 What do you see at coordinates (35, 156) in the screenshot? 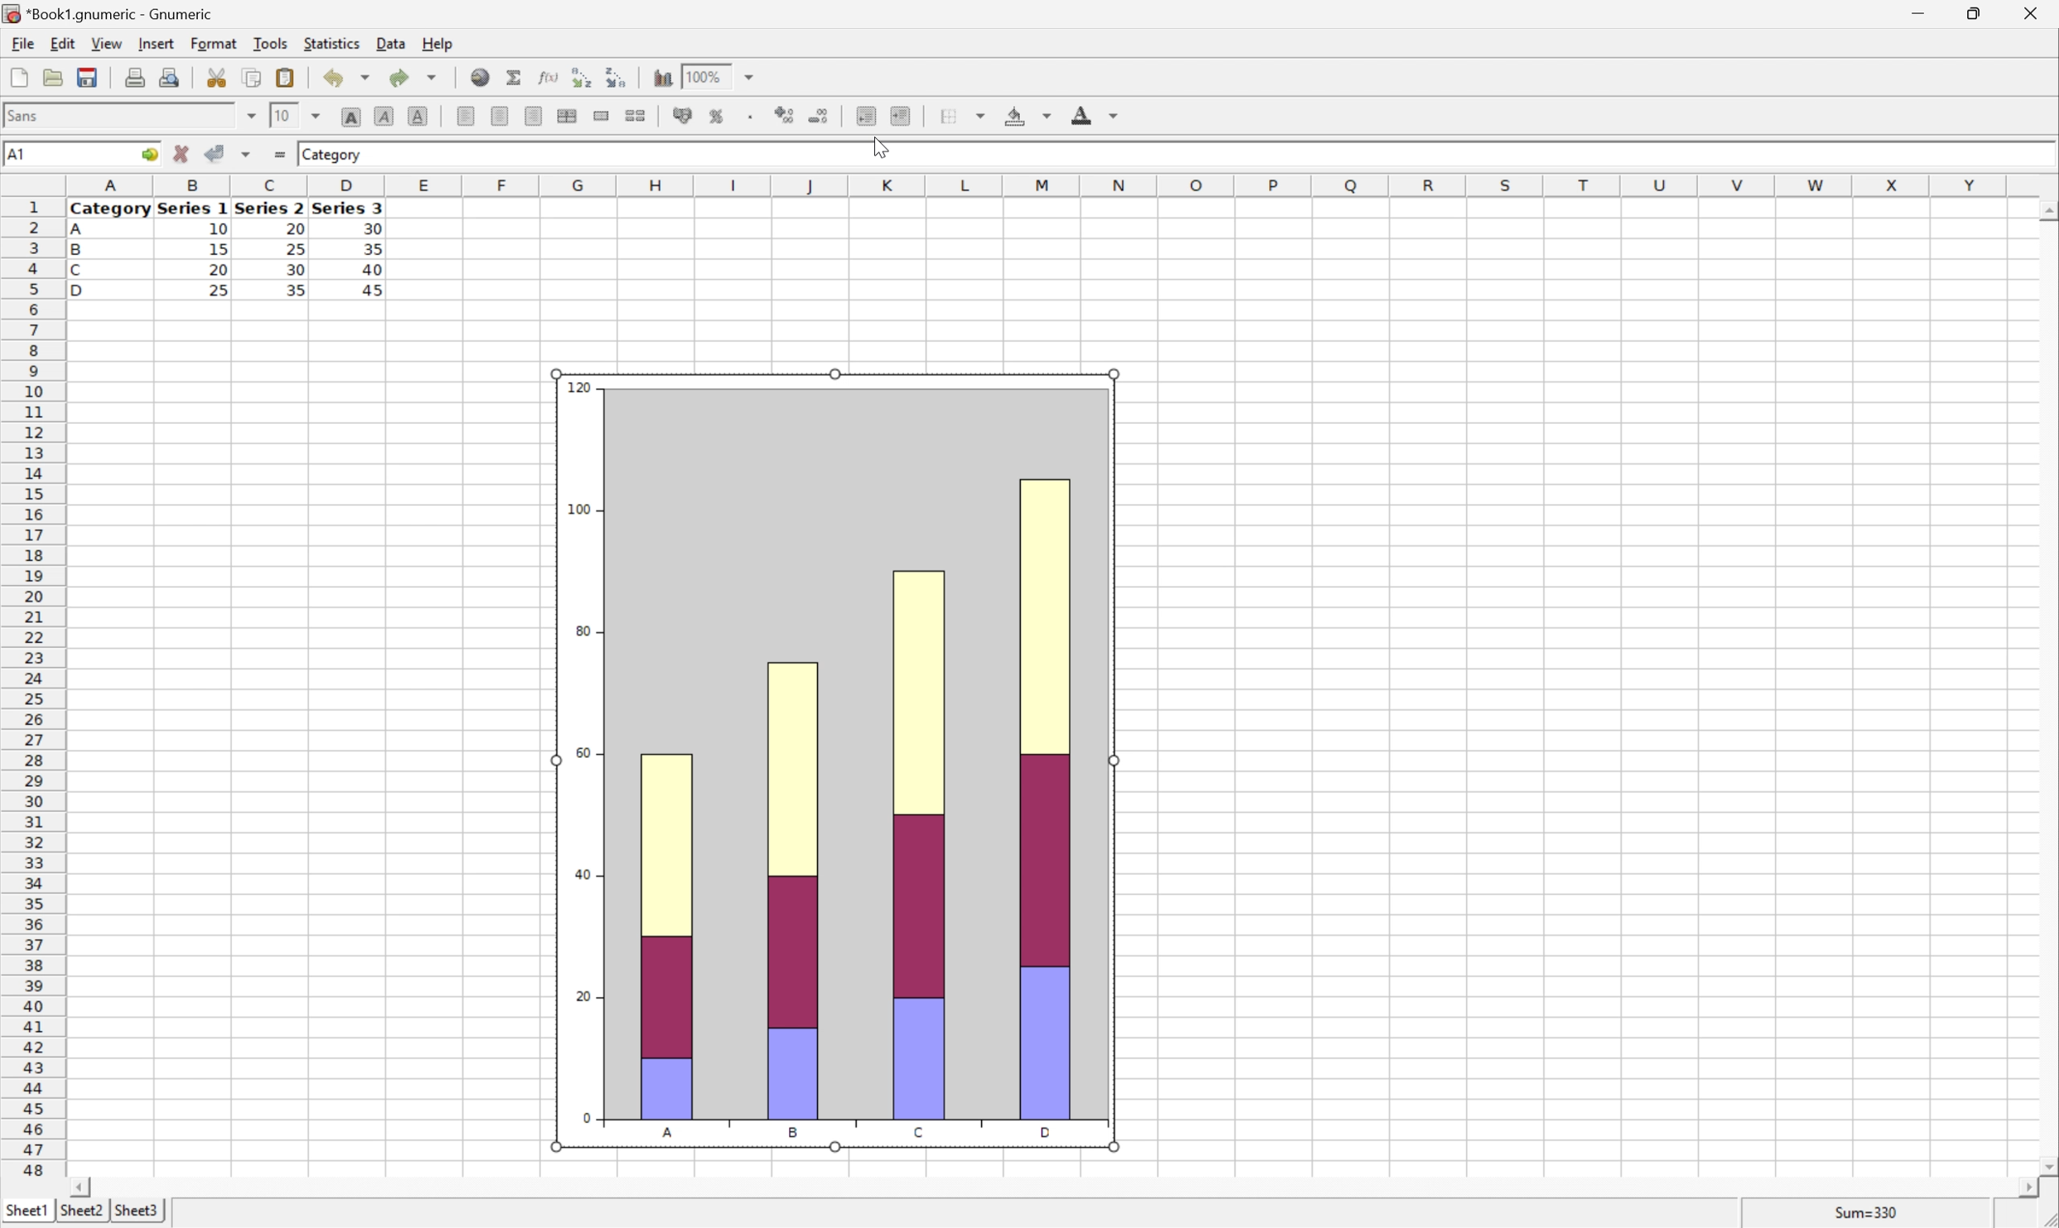
I see `5R*4C` at bounding box center [35, 156].